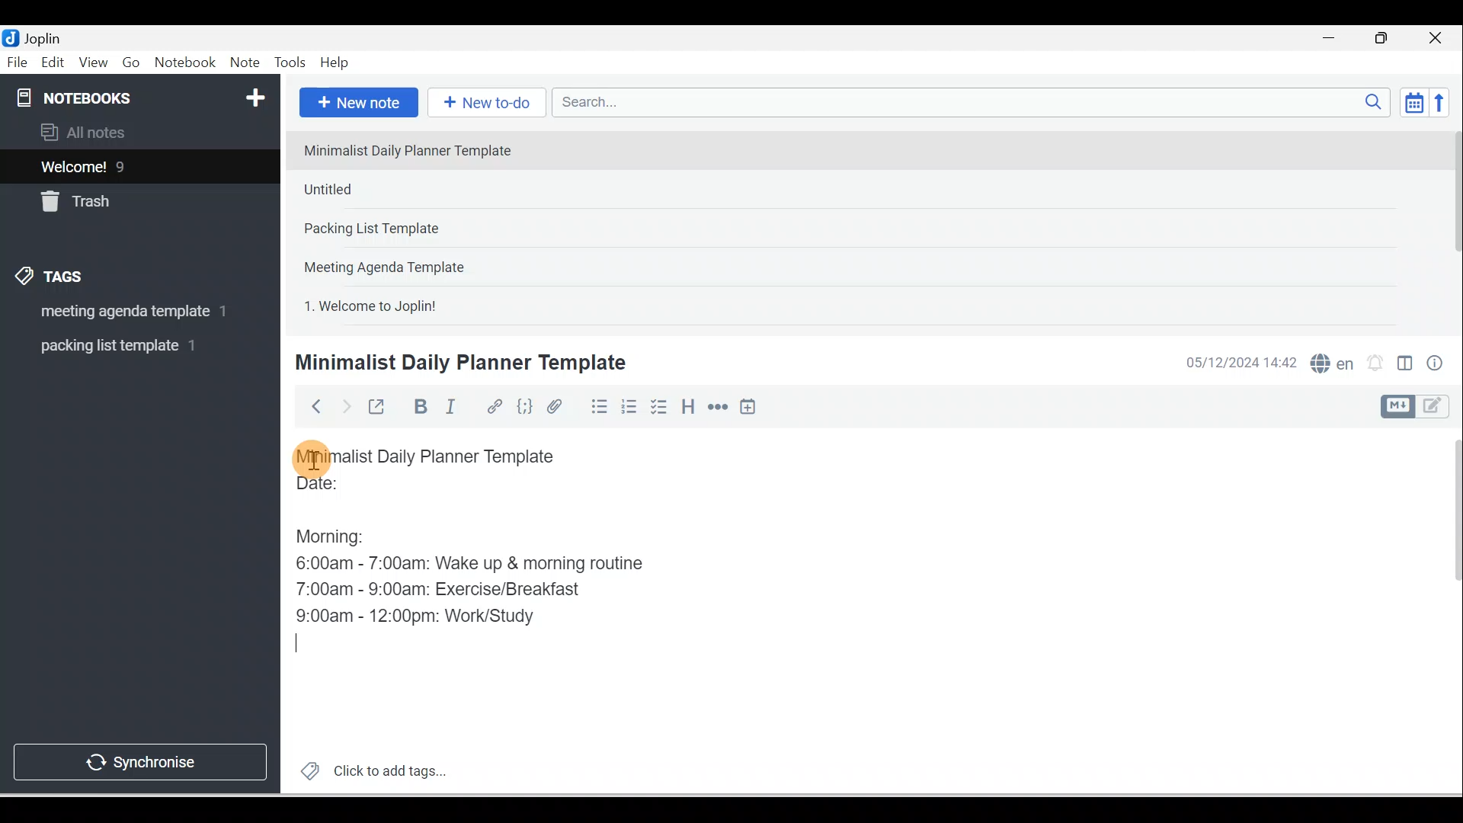  What do you see at coordinates (525, 408) in the screenshot?
I see `Code` at bounding box center [525, 408].